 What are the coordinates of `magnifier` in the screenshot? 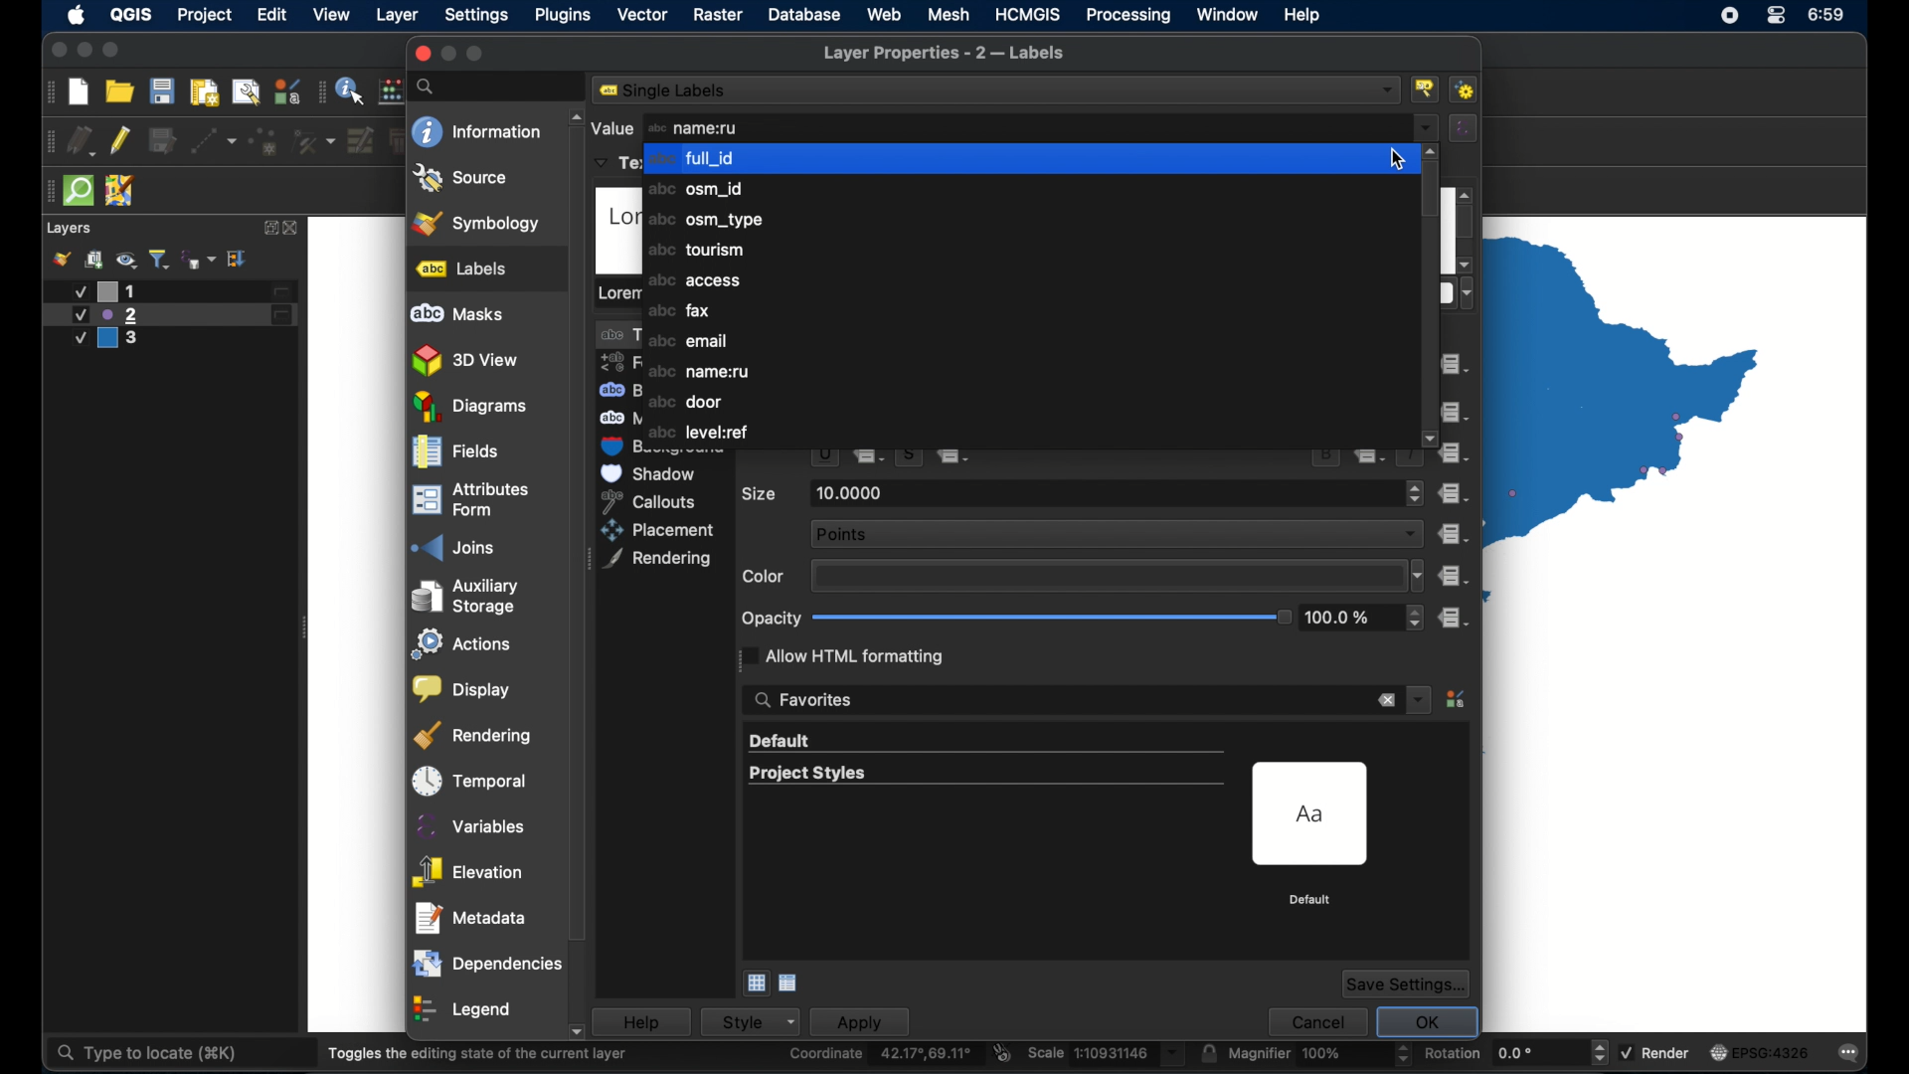 It's located at (1319, 1053).